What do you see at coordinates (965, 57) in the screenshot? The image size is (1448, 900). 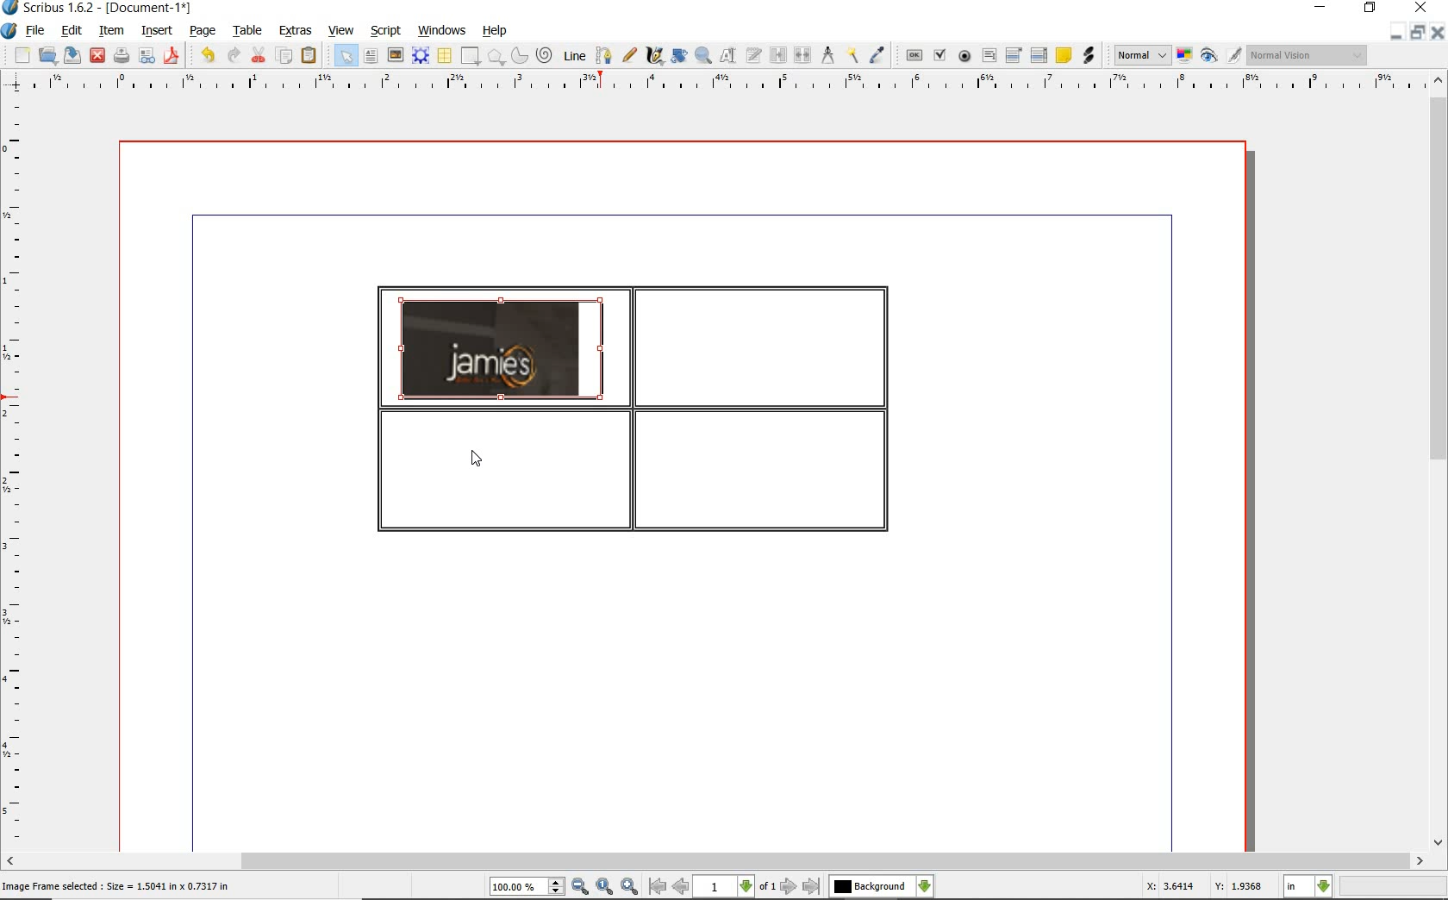 I see `pdf radio box` at bounding box center [965, 57].